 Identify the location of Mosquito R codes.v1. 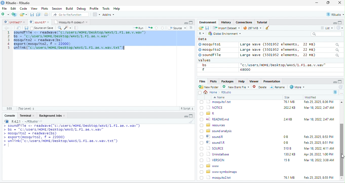
(70, 22).